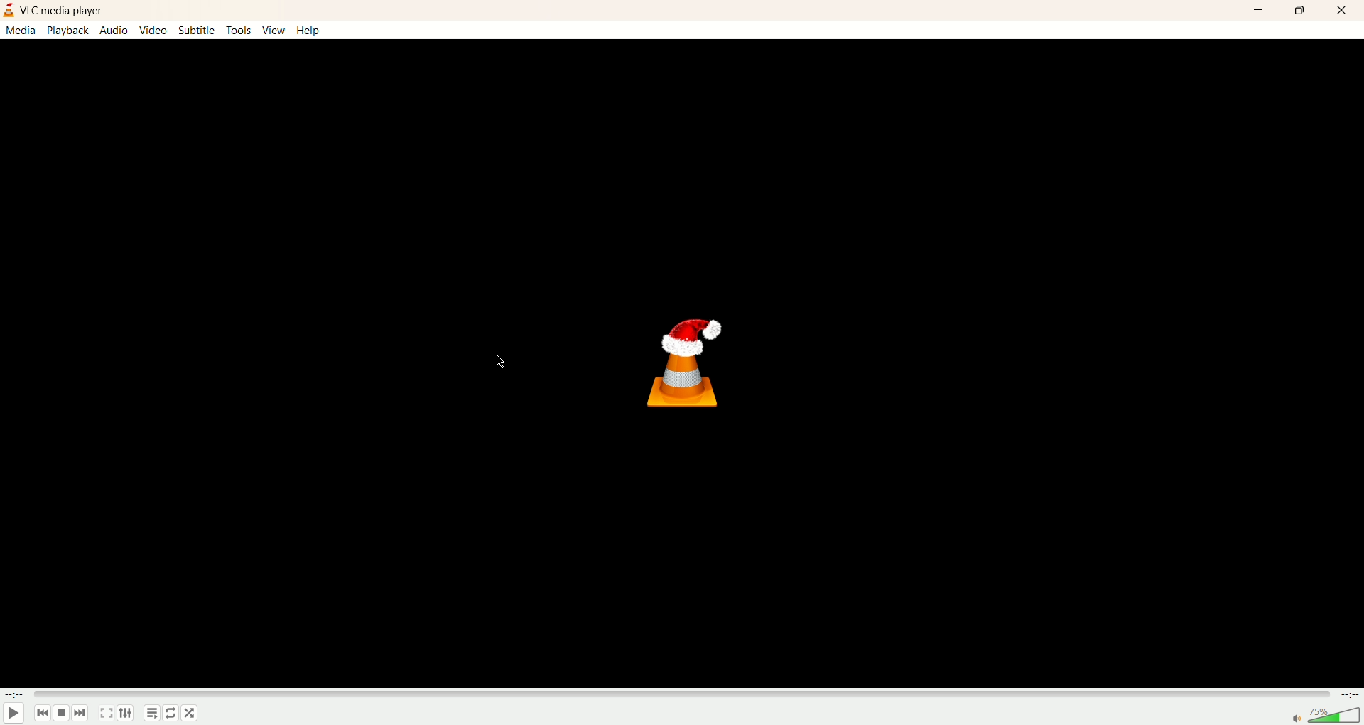 Image resolution: width=1364 pixels, height=725 pixels. Describe the element at coordinates (171, 713) in the screenshot. I see `shuffle` at that location.